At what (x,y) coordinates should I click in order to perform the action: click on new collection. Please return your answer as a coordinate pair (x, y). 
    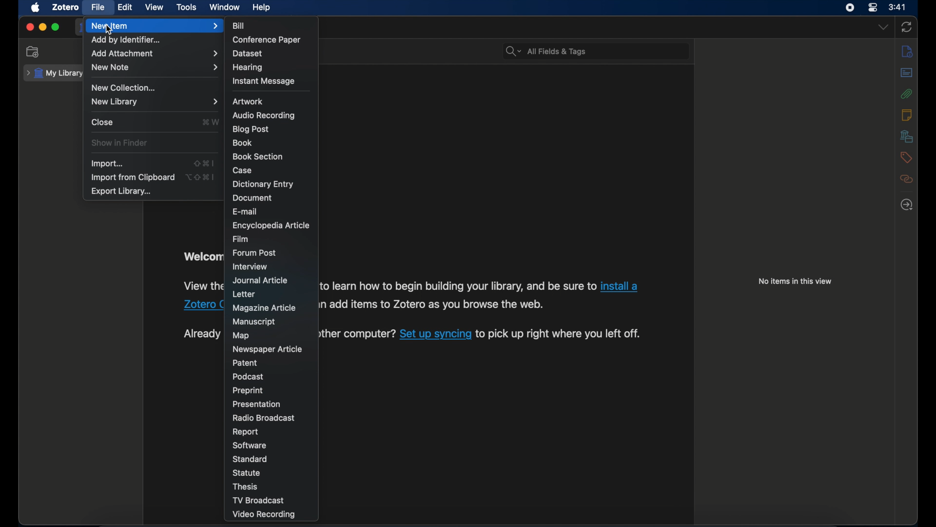
    Looking at the image, I should click on (33, 52).